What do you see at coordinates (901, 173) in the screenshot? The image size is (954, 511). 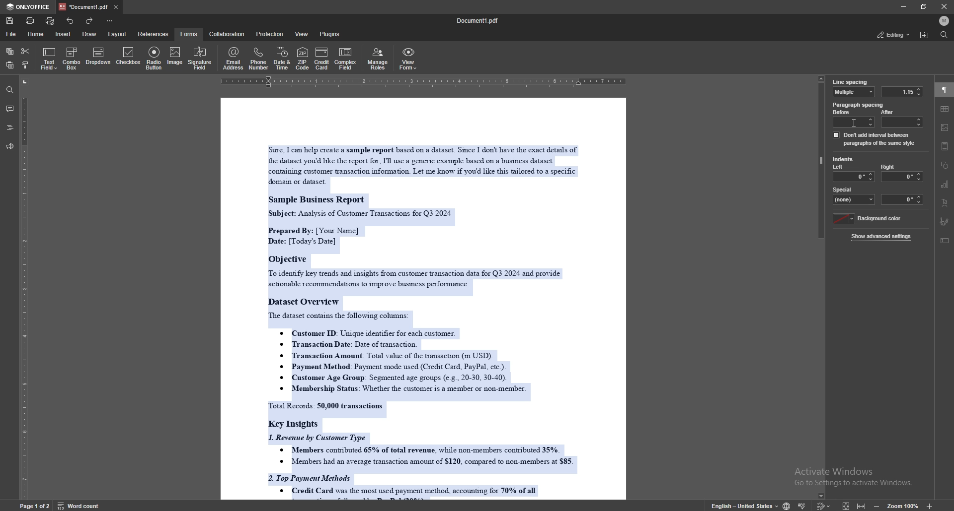 I see `right indent` at bounding box center [901, 173].